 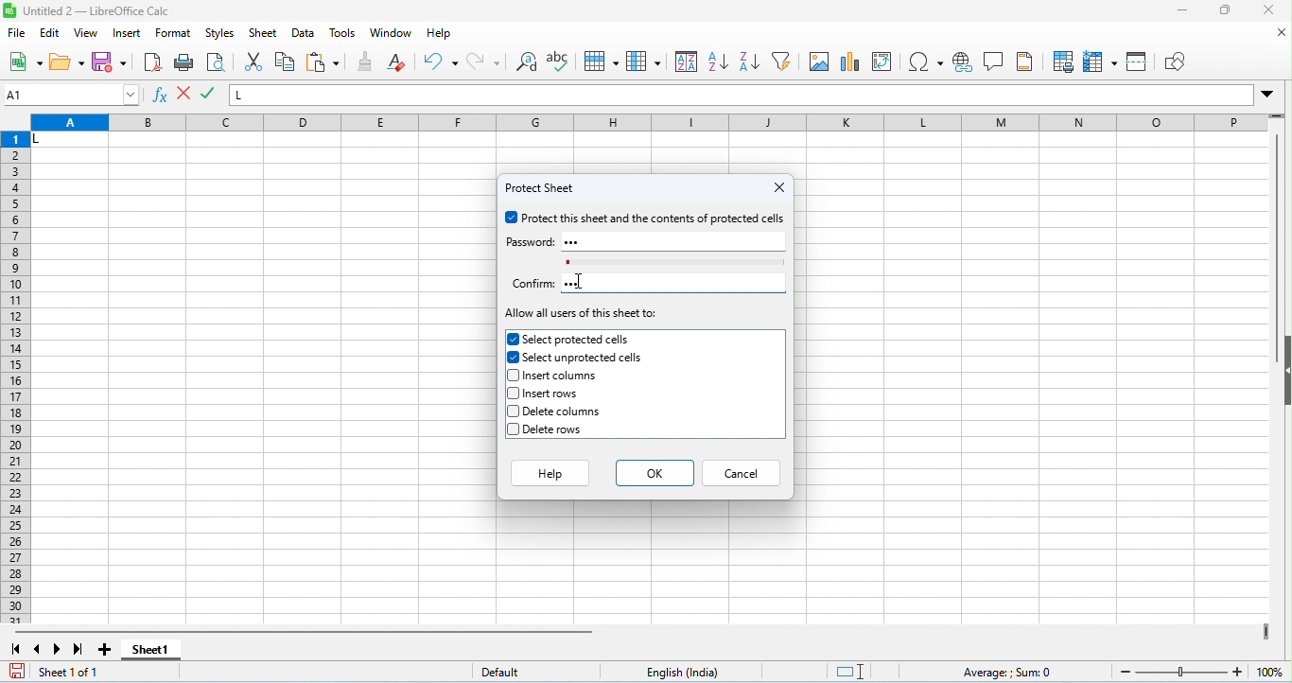 I want to click on open, so click(x=67, y=62).